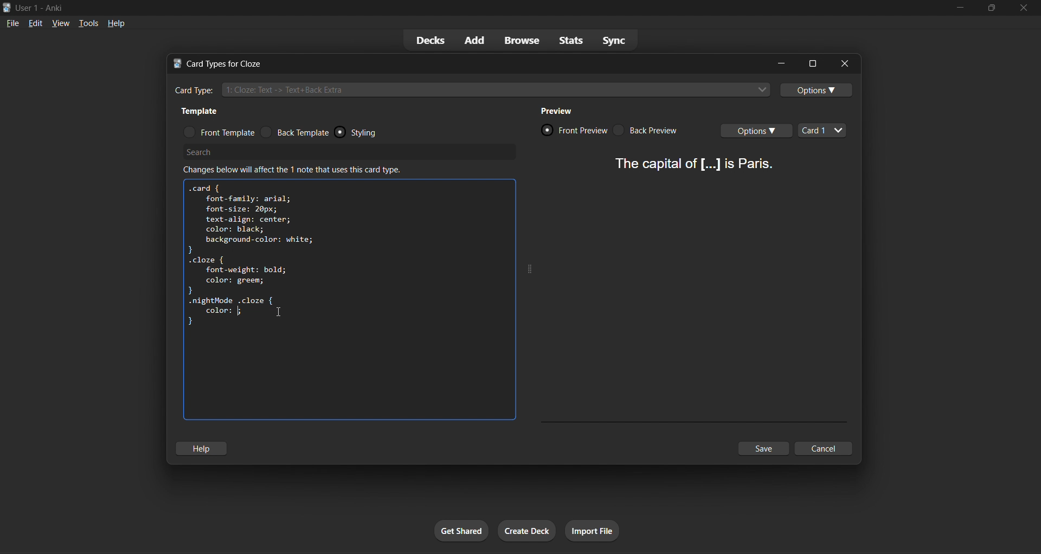  I want to click on card front preview, so click(573, 130).